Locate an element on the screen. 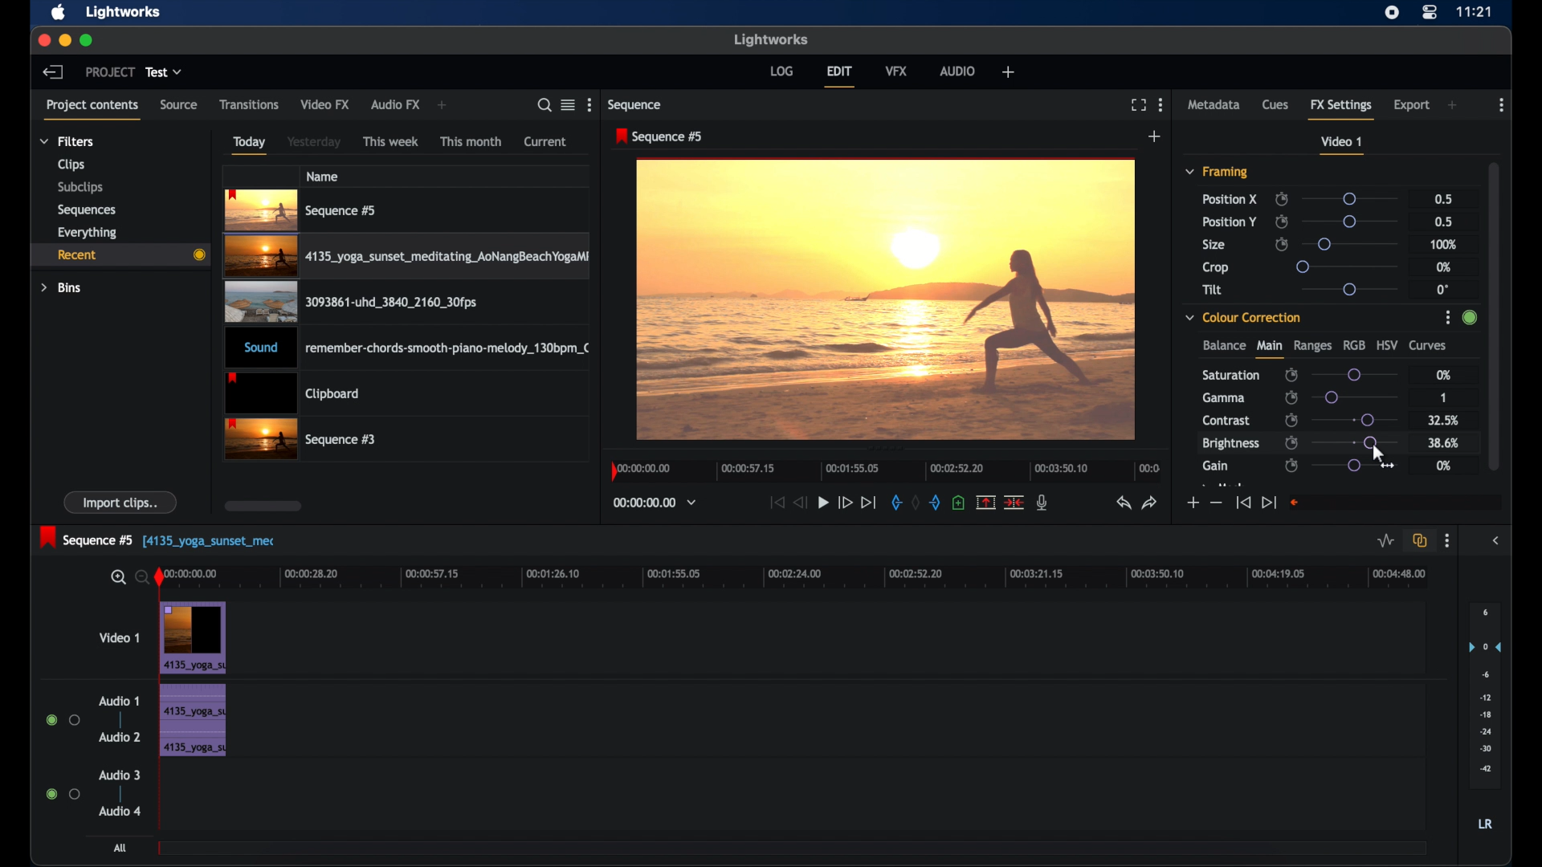 Image resolution: width=1542 pixels, height=867 pixels. audio 4 is located at coordinates (120, 810).